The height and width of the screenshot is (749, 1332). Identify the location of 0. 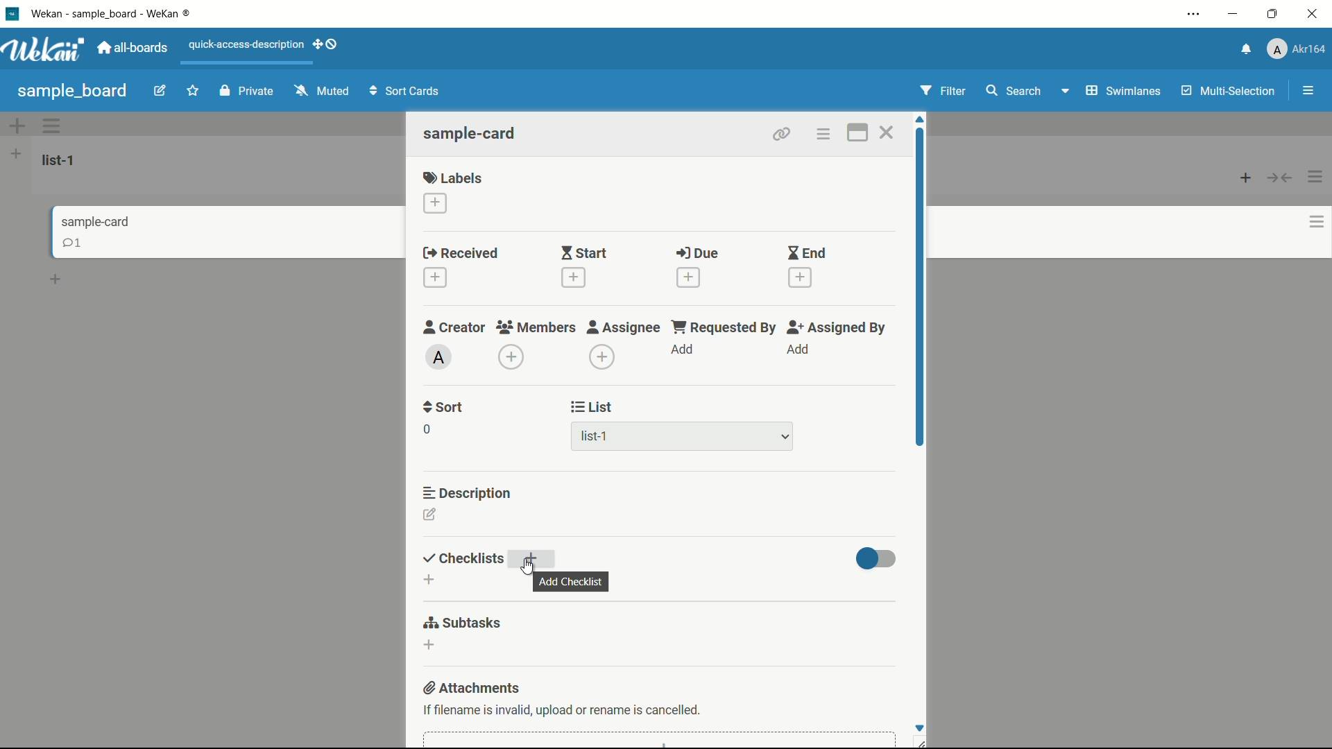
(427, 429).